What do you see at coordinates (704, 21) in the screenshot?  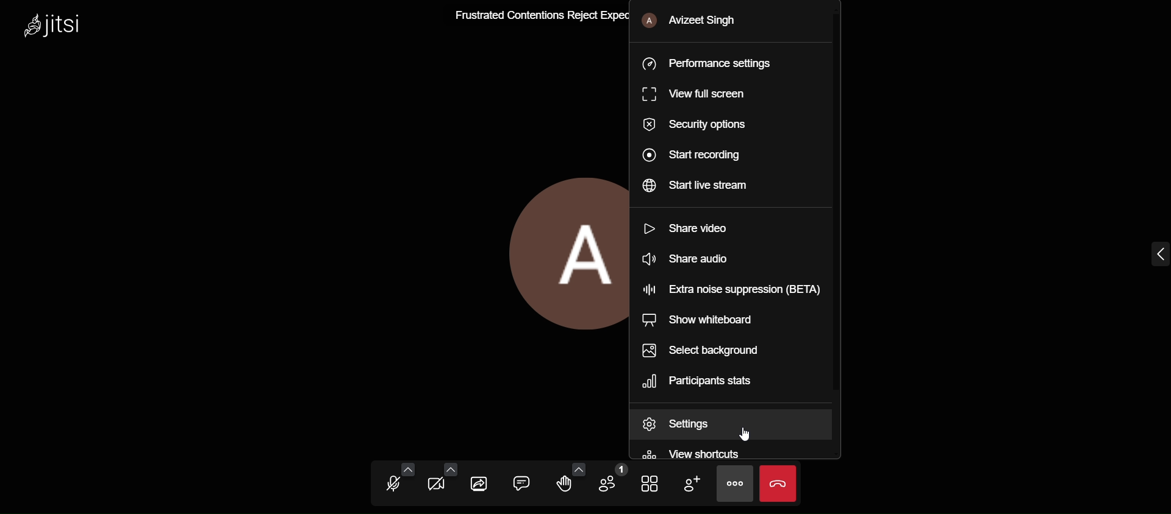 I see `Avizeet Singh` at bounding box center [704, 21].